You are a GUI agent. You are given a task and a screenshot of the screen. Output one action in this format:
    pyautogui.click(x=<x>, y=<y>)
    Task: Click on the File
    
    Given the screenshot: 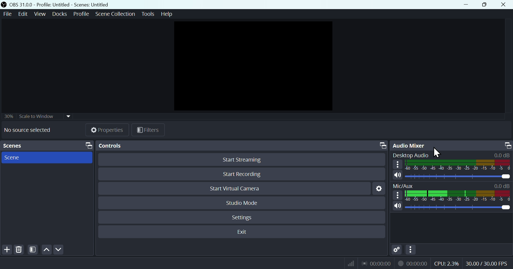 What is the action you would take?
    pyautogui.click(x=8, y=14)
    